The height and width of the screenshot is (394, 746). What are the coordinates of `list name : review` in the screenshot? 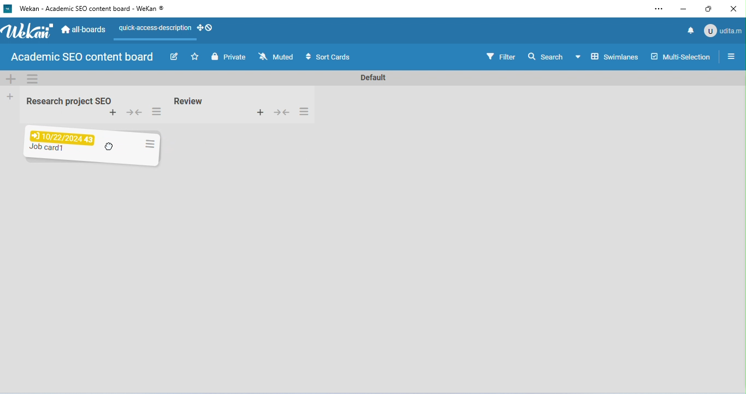 It's located at (189, 101).